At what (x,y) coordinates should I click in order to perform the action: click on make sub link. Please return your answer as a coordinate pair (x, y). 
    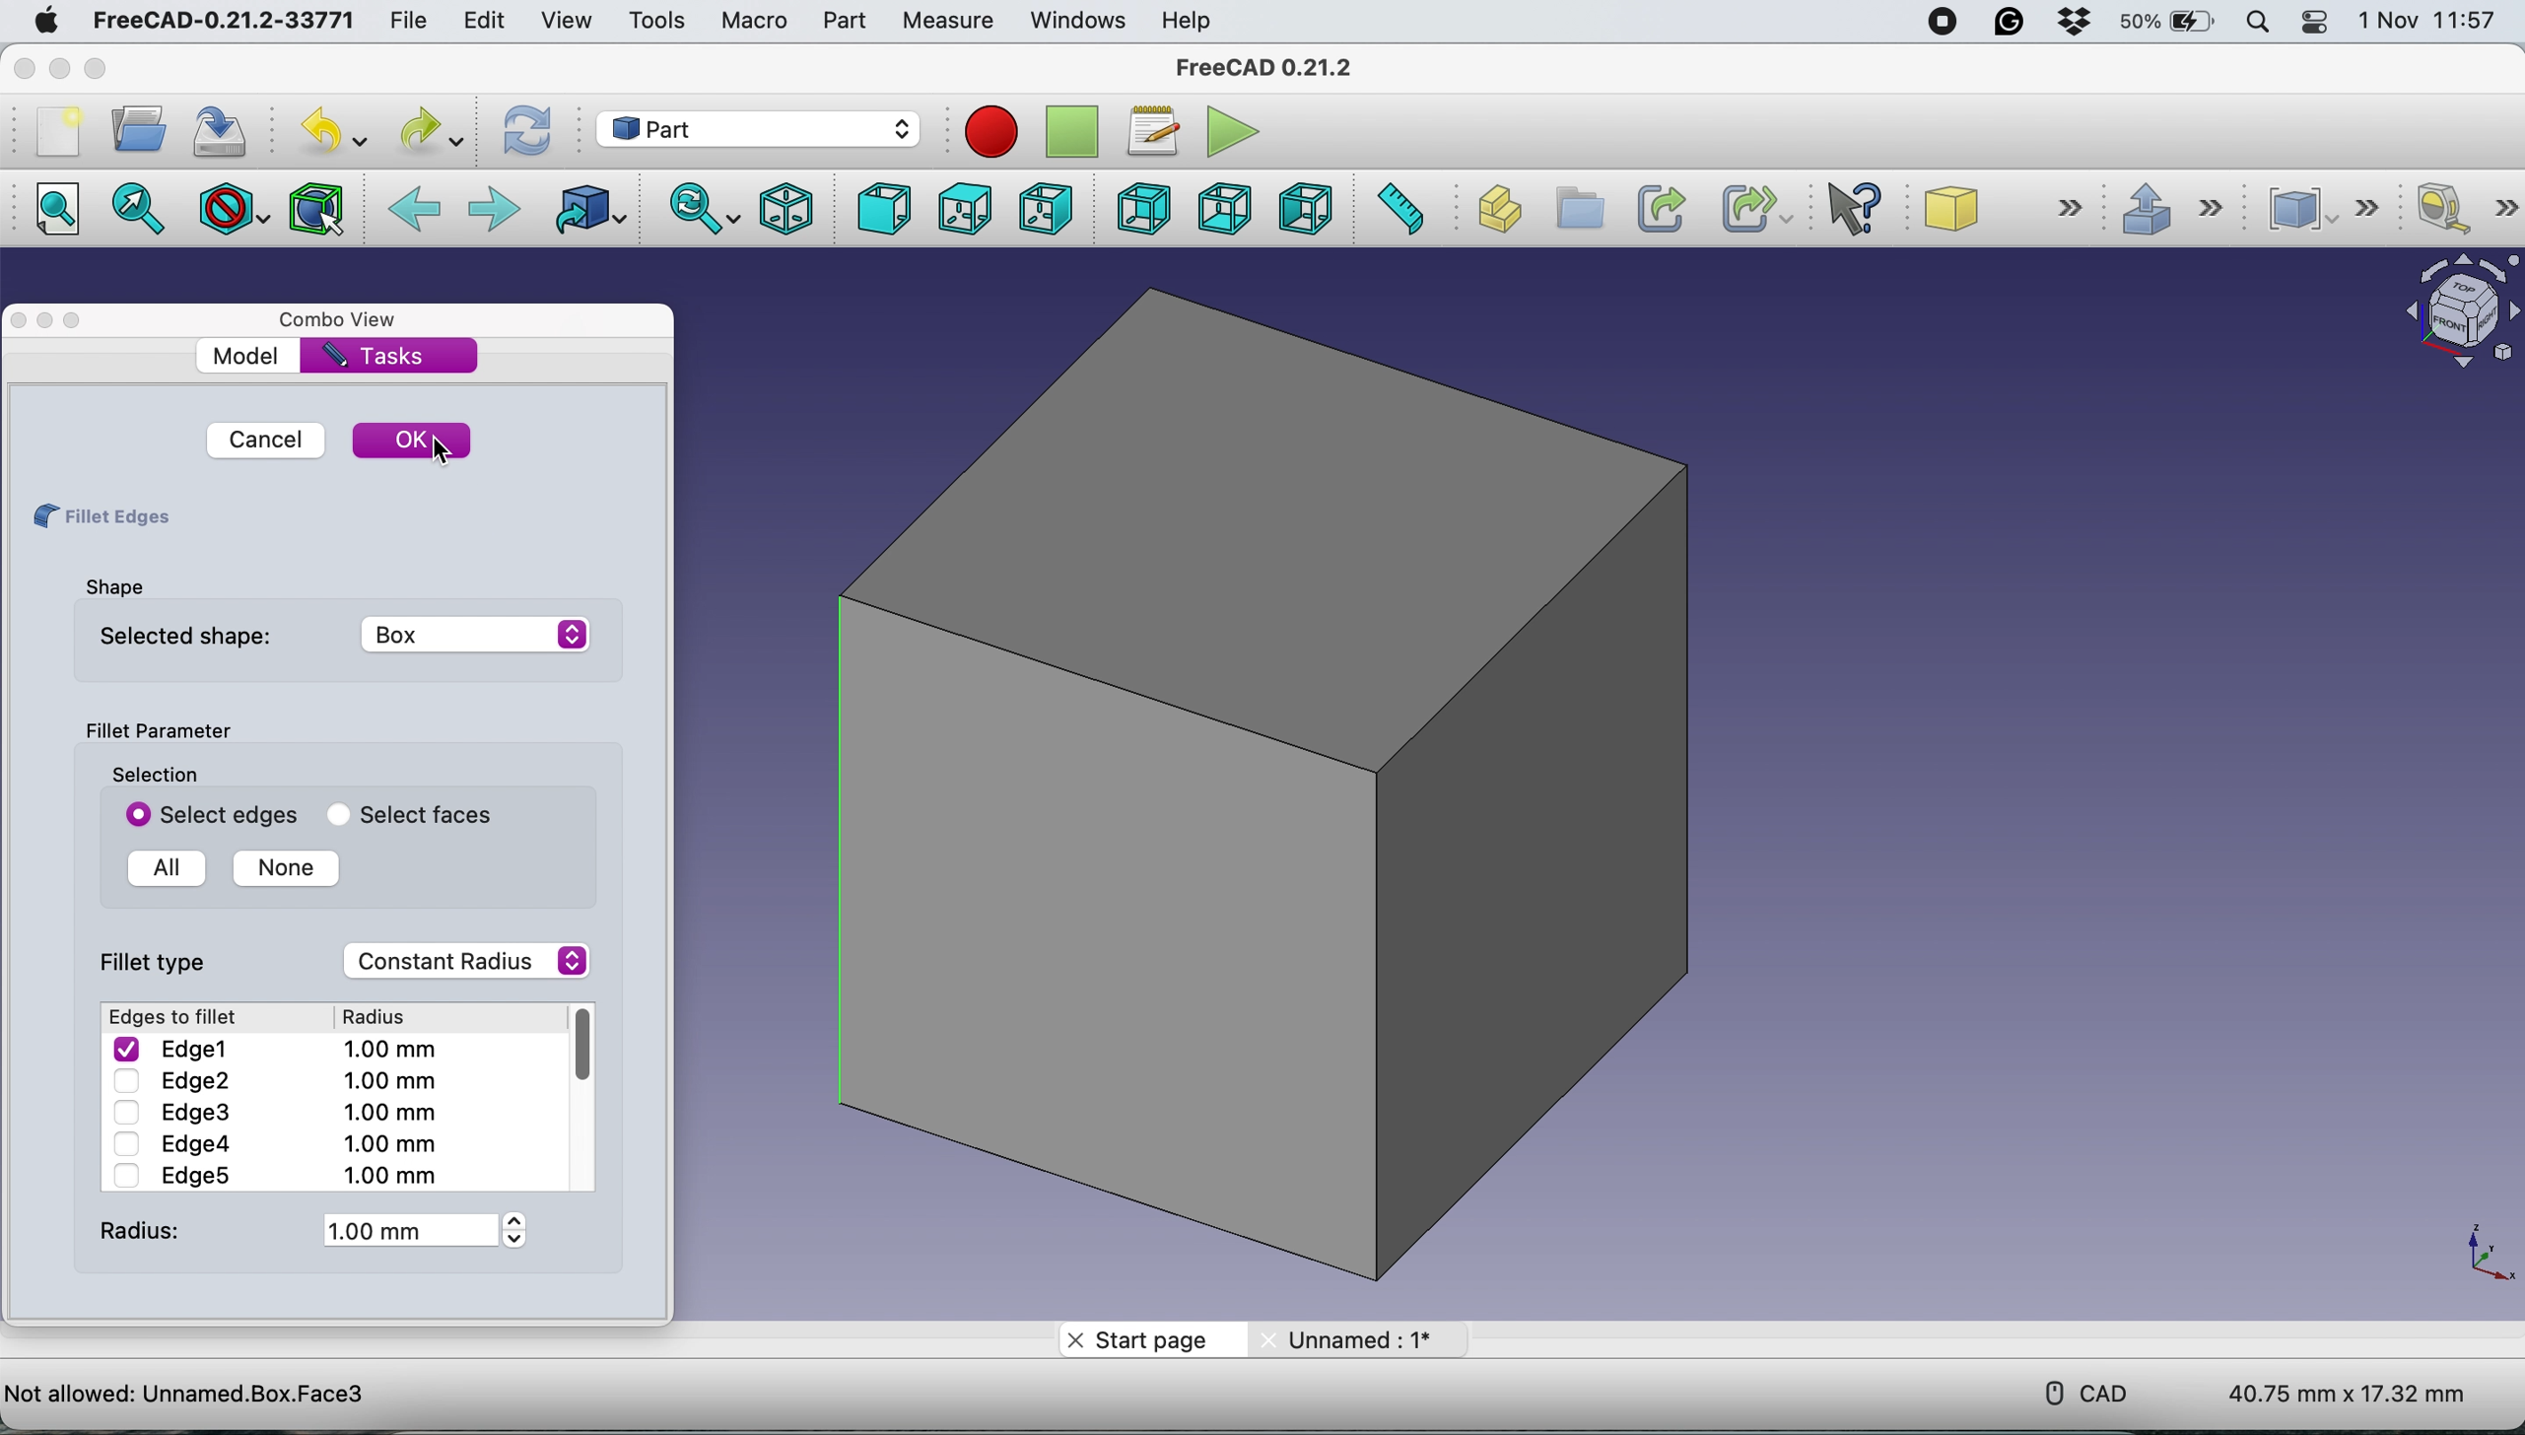
    Looking at the image, I should click on (1757, 207).